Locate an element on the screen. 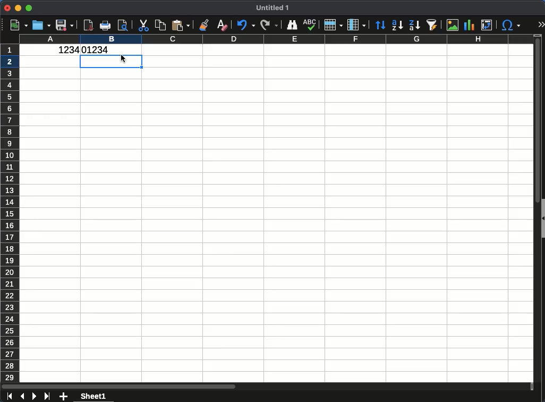 The image size is (545, 402). special characters is located at coordinates (509, 25).